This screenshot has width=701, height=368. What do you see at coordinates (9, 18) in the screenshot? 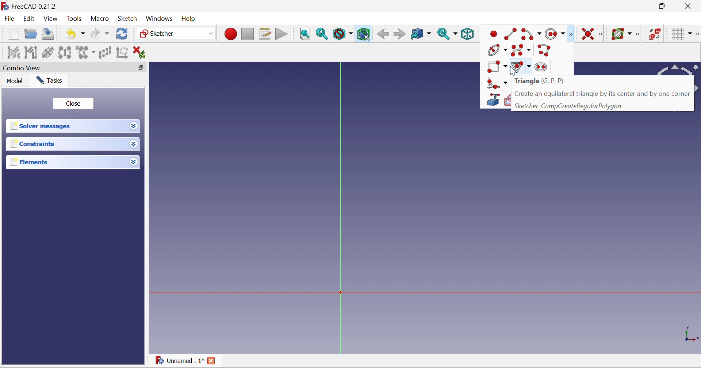
I see `File` at bounding box center [9, 18].